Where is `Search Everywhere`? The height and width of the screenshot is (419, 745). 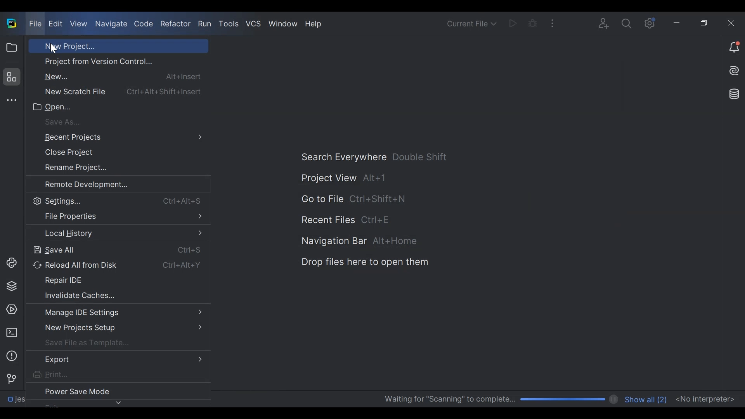
Search Everywhere is located at coordinates (362, 158).